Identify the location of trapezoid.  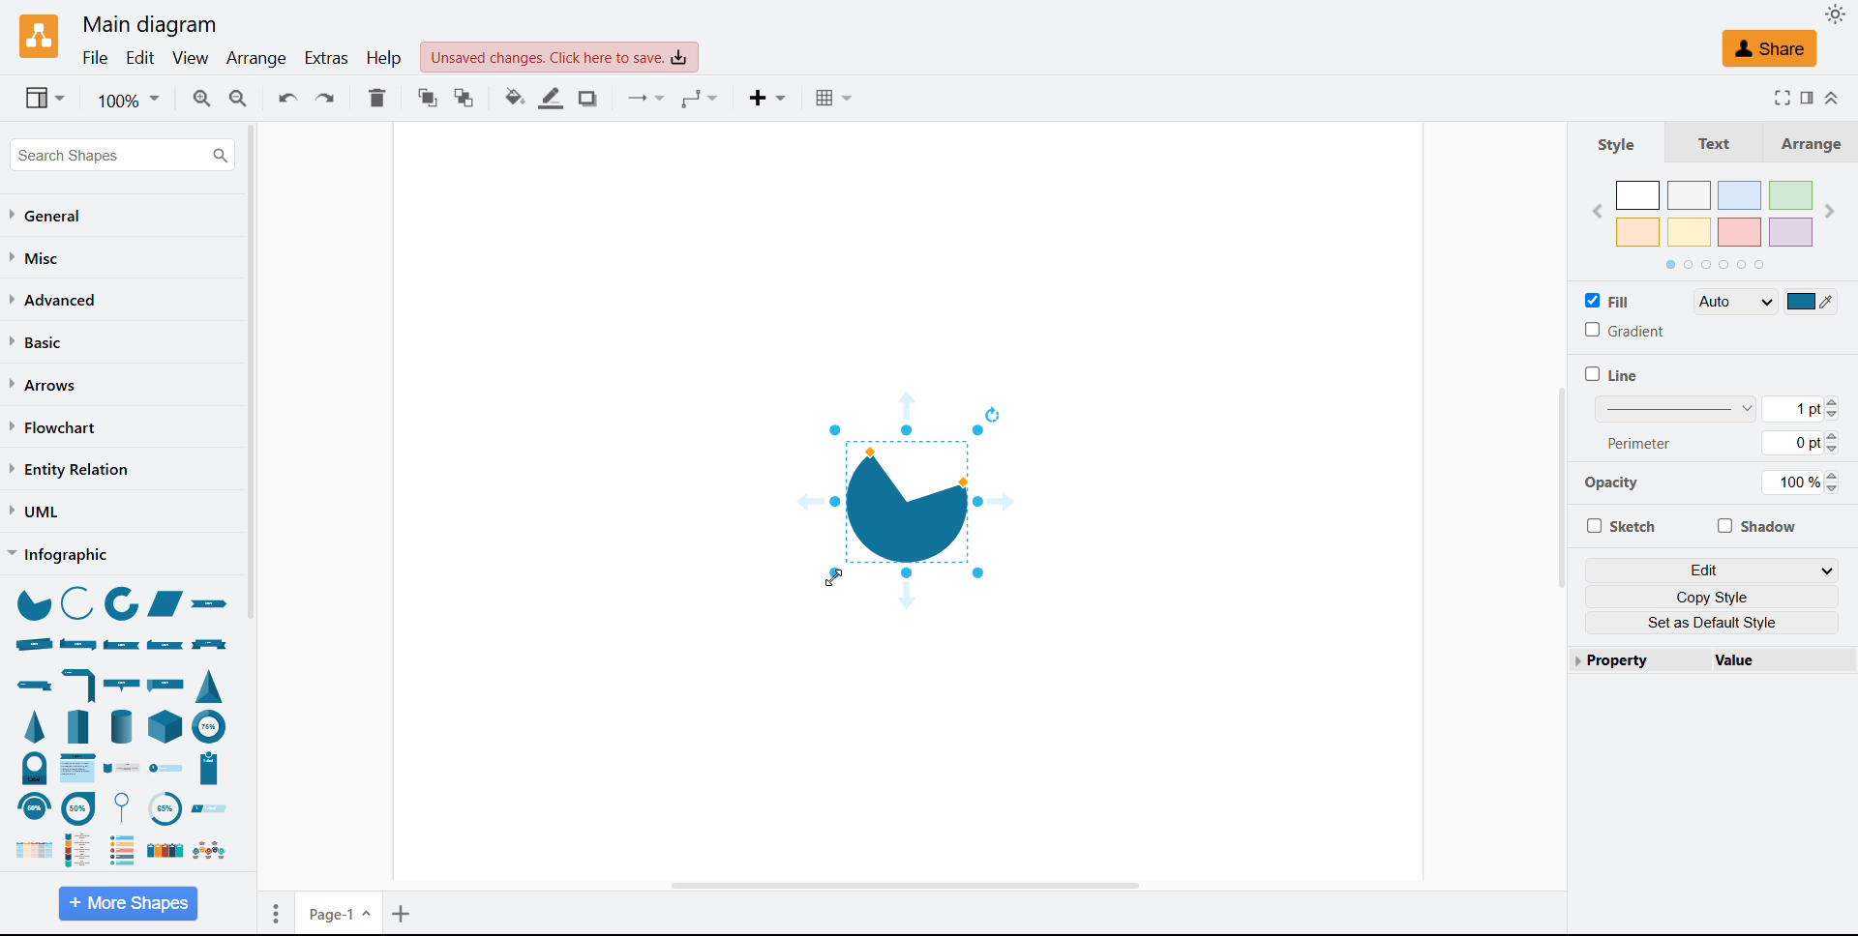
(165, 604).